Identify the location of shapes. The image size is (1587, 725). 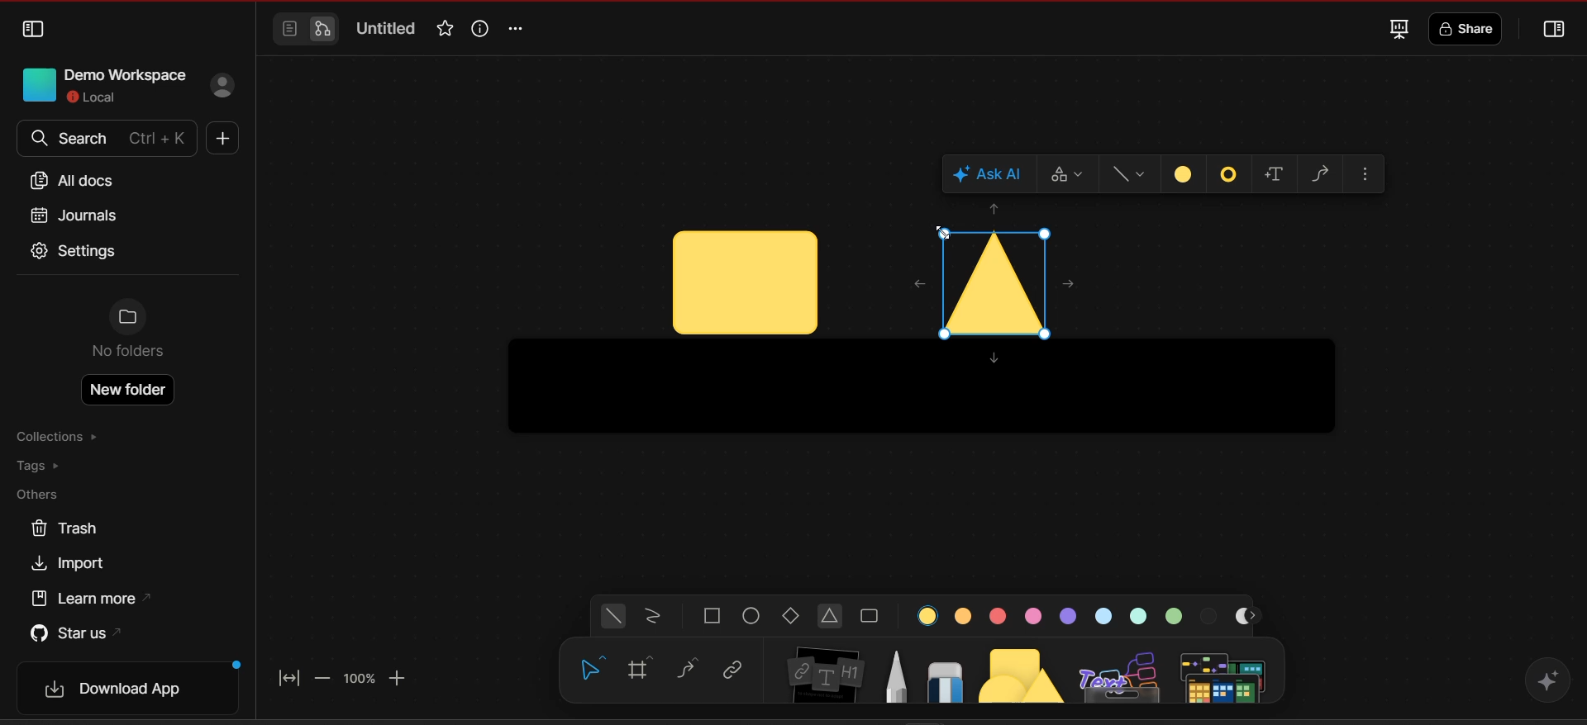
(1023, 671).